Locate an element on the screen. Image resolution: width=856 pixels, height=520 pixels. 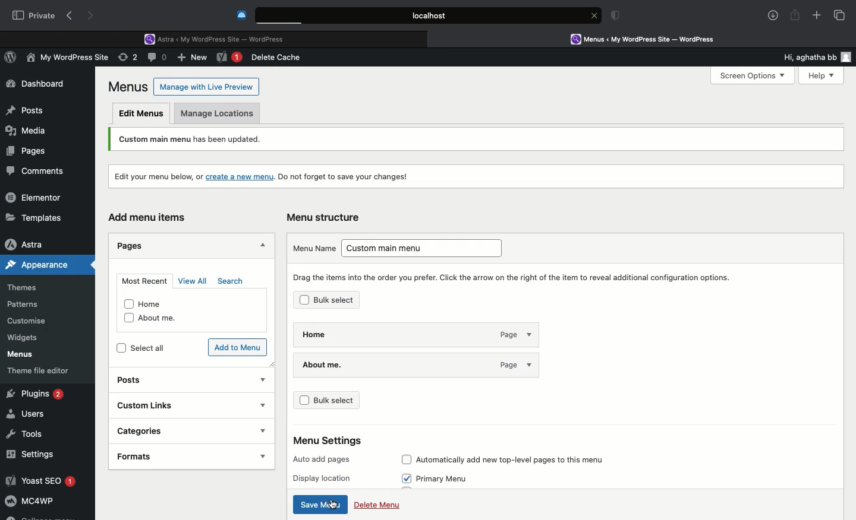
Hide is located at coordinates (260, 243).